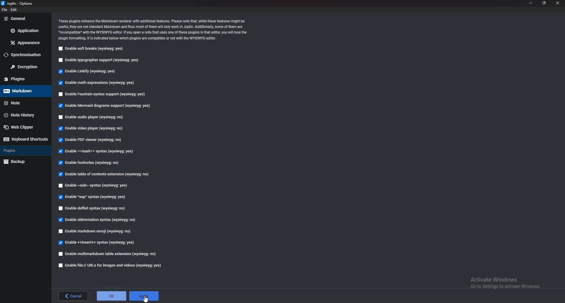 The width and height of the screenshot is (565, 303). Describe the element at coordinates (5, 10) in the screenshot. I see `file` at that location.